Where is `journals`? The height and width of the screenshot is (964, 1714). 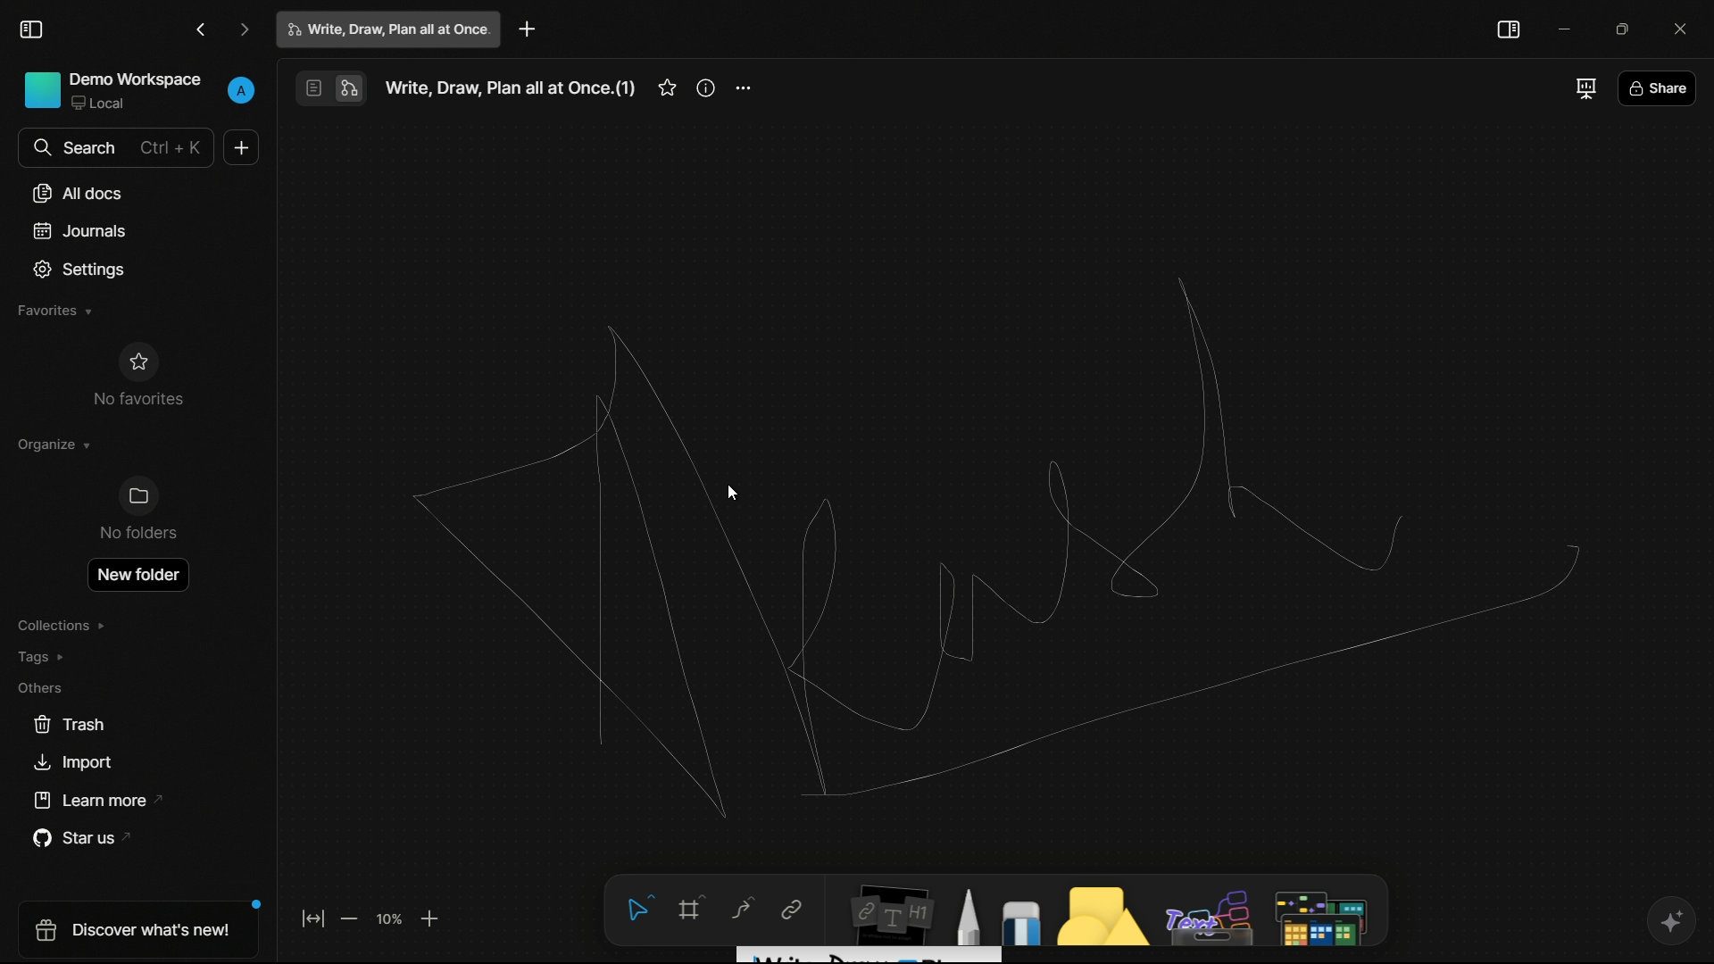 journals is located at coordinates (78, 232).